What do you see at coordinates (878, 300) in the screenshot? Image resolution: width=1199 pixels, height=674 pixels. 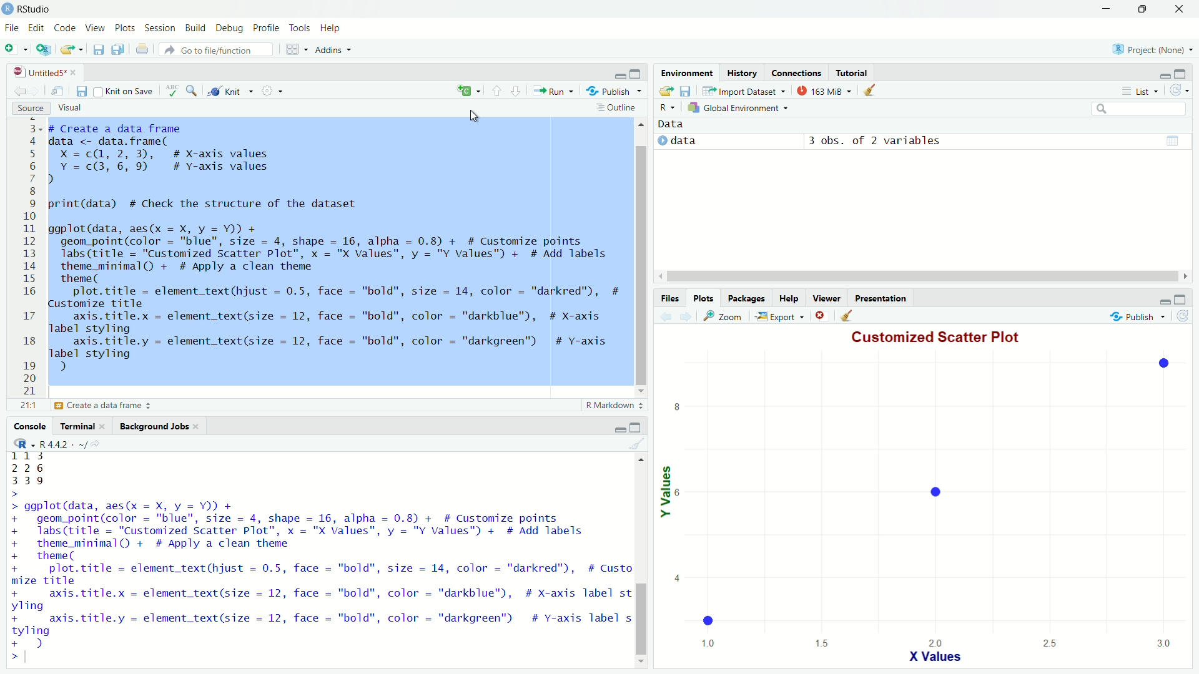 I see `Presentation` at bounding box center [878, 300].